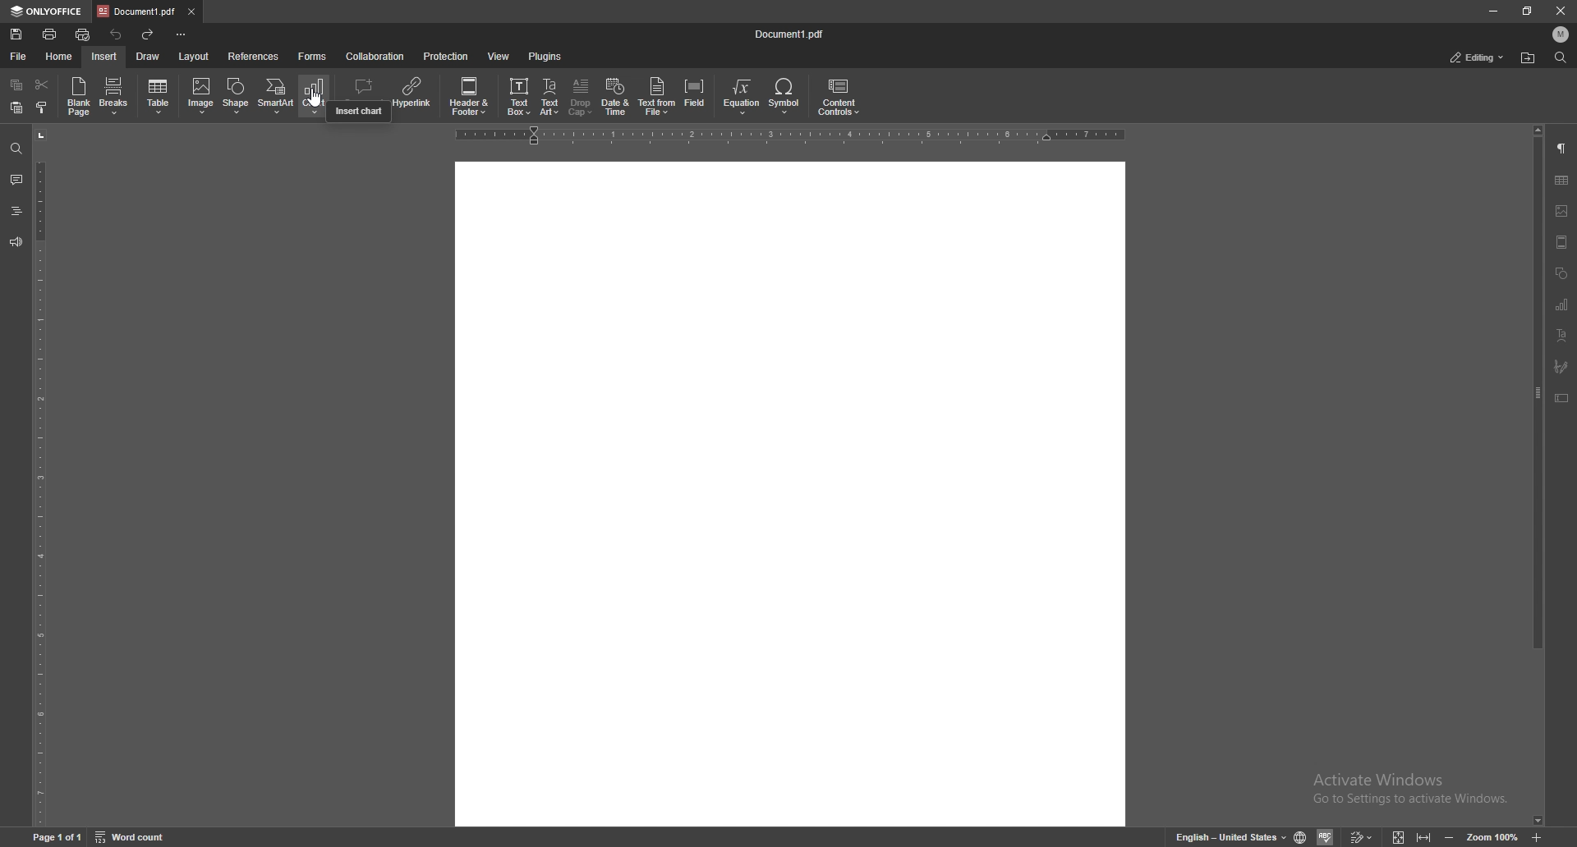  Describe the element at coordinates (15, 85) in the screenshot. I see `copy` at that location.